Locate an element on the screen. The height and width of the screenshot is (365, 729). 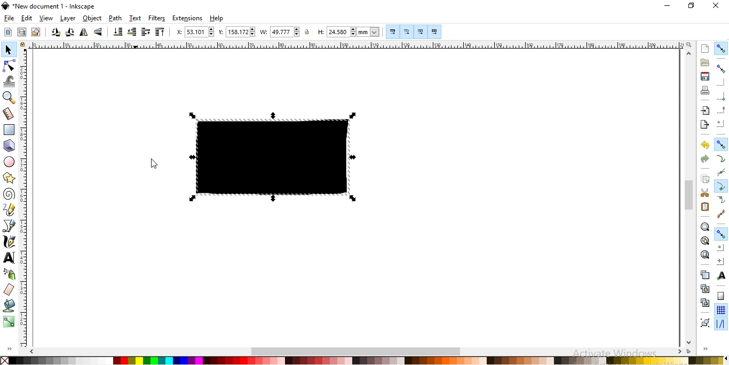
snap to grids is located at coordinates (721, 310).